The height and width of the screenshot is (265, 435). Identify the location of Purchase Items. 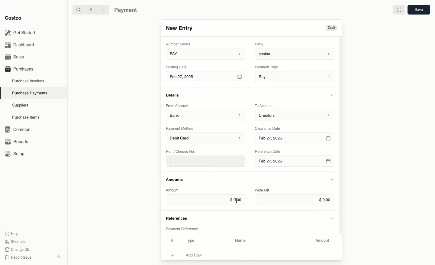
(27, 117).